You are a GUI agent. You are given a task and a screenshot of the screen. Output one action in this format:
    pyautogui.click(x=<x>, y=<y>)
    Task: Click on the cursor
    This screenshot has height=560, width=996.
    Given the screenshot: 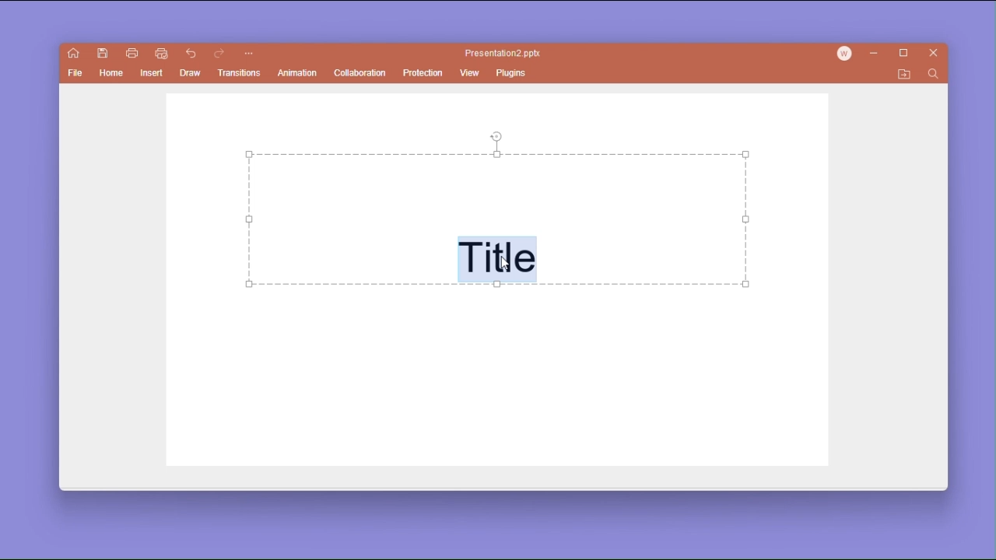 What is the action you would take?
    pyautogui.click(x=507, y=265)
    